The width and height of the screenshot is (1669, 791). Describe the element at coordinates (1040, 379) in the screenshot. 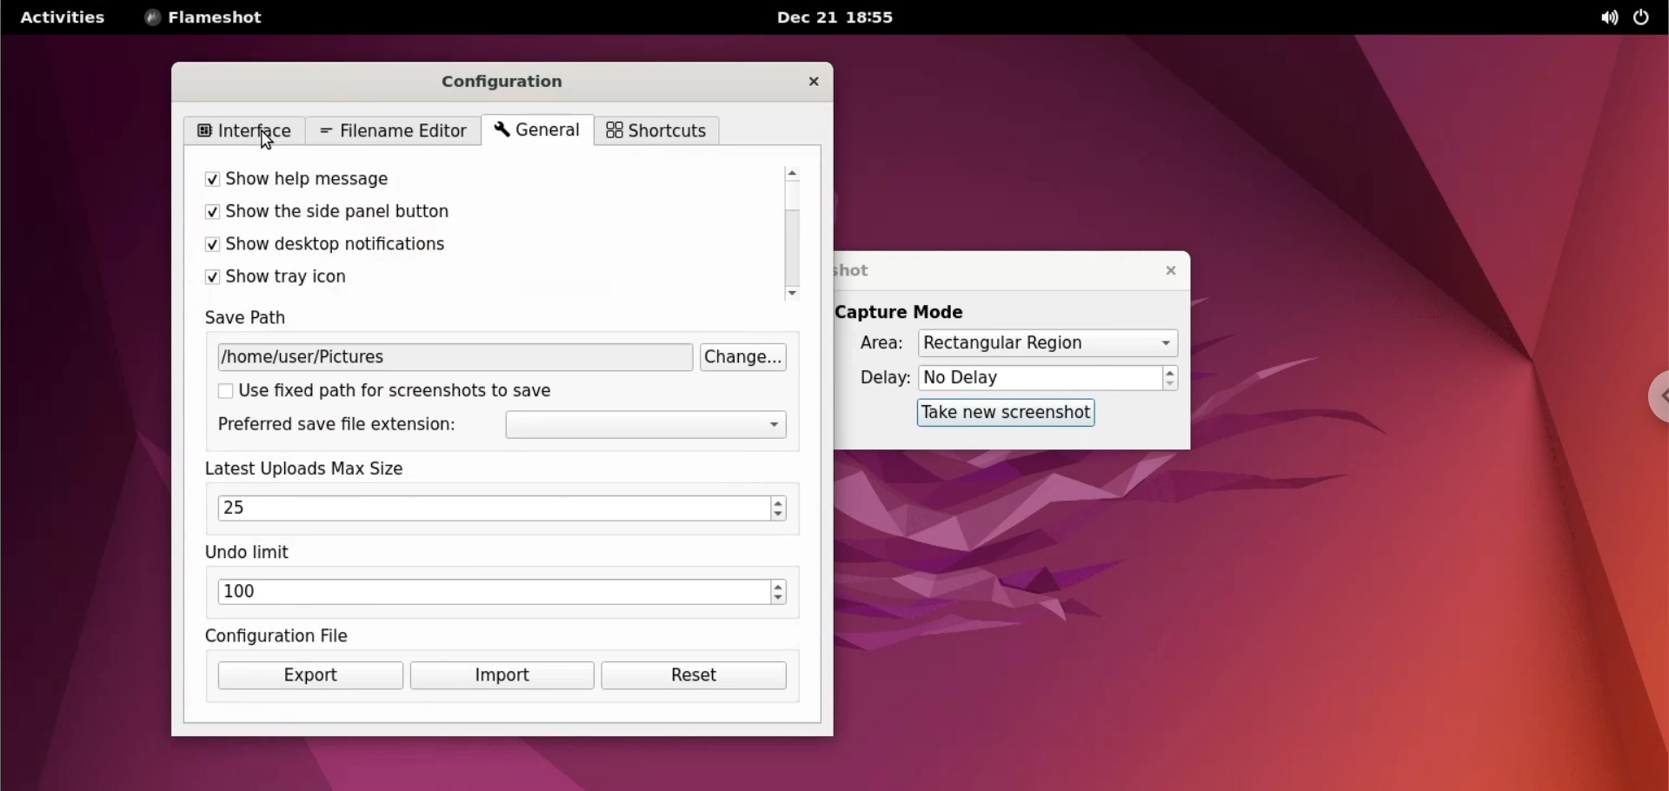

I see `No Delay` at that location.